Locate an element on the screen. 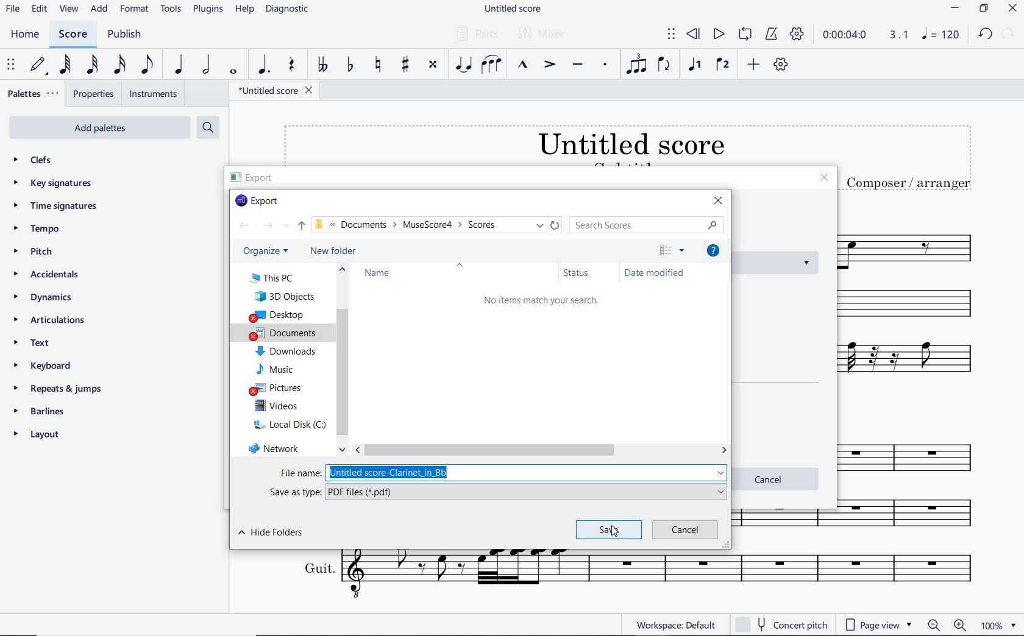  TATUS is located at coordinates (578, 274).